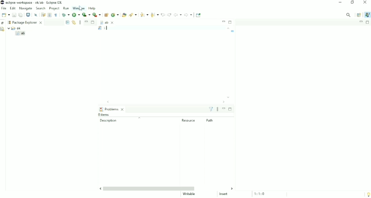  I want to click on Minimize, so click(361, 22).